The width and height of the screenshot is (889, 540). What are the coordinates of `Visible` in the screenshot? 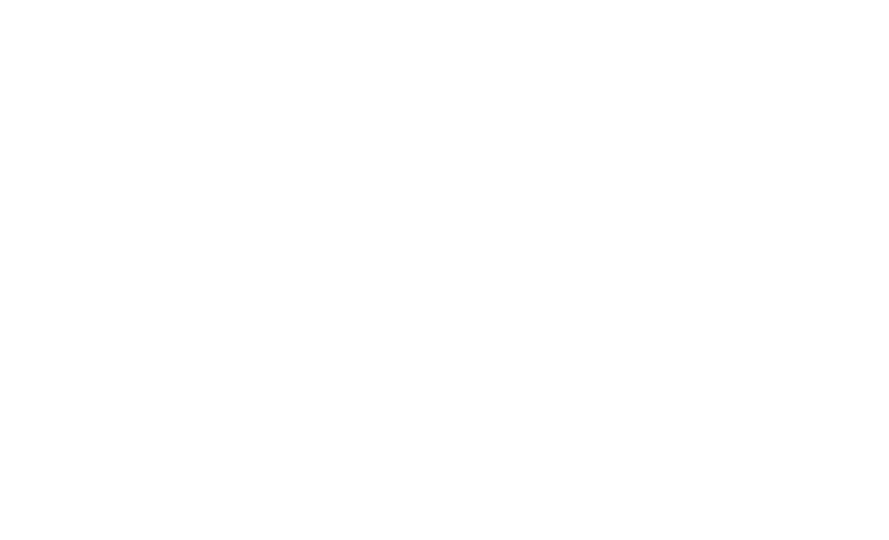 It's located at (315, 376).